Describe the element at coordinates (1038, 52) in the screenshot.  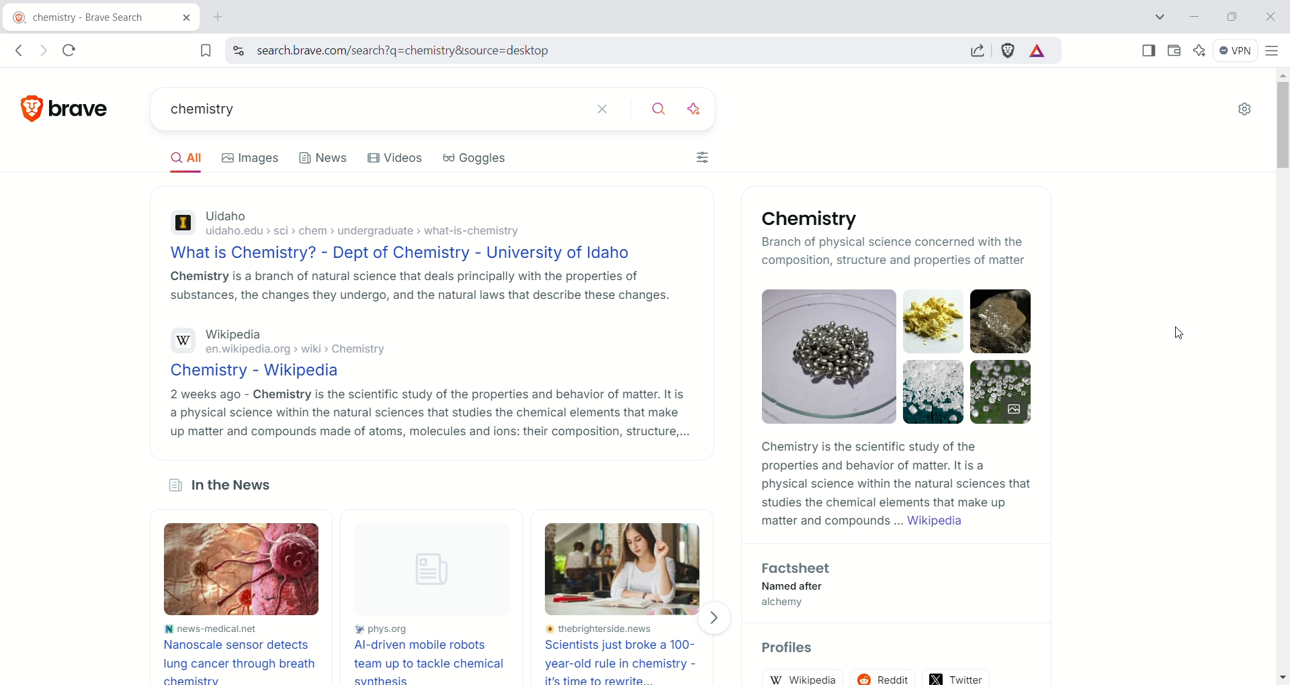
I see `brave rewards` at that location.